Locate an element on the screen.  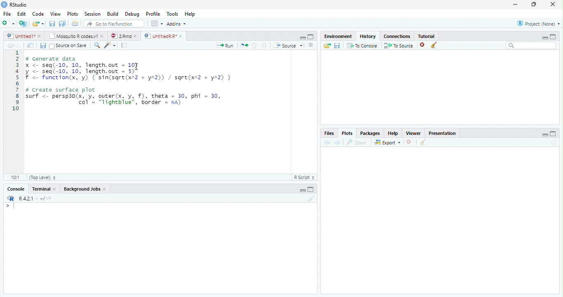
maximize is located at coordinates (553, 37).